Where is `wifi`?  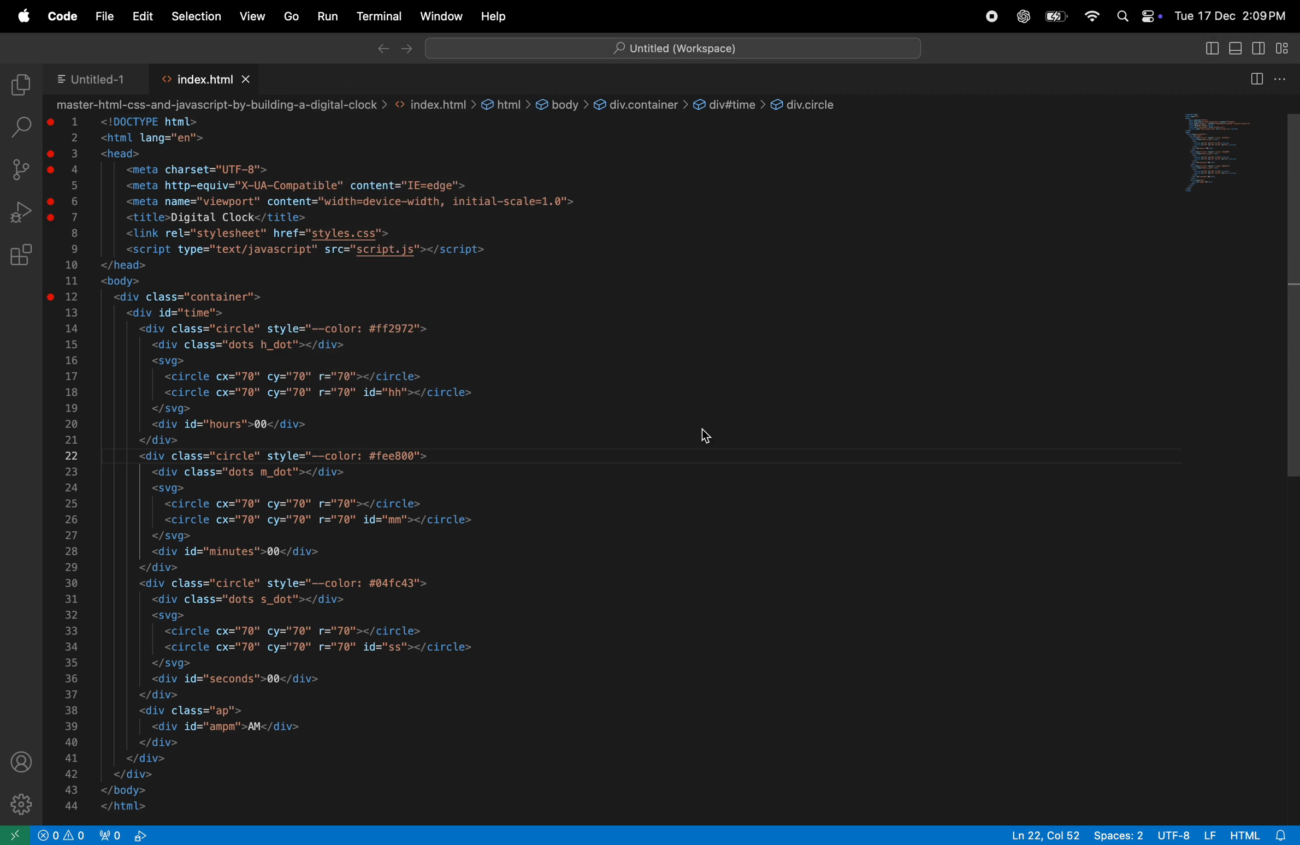
wifi is located at coordinates (1090, 16).